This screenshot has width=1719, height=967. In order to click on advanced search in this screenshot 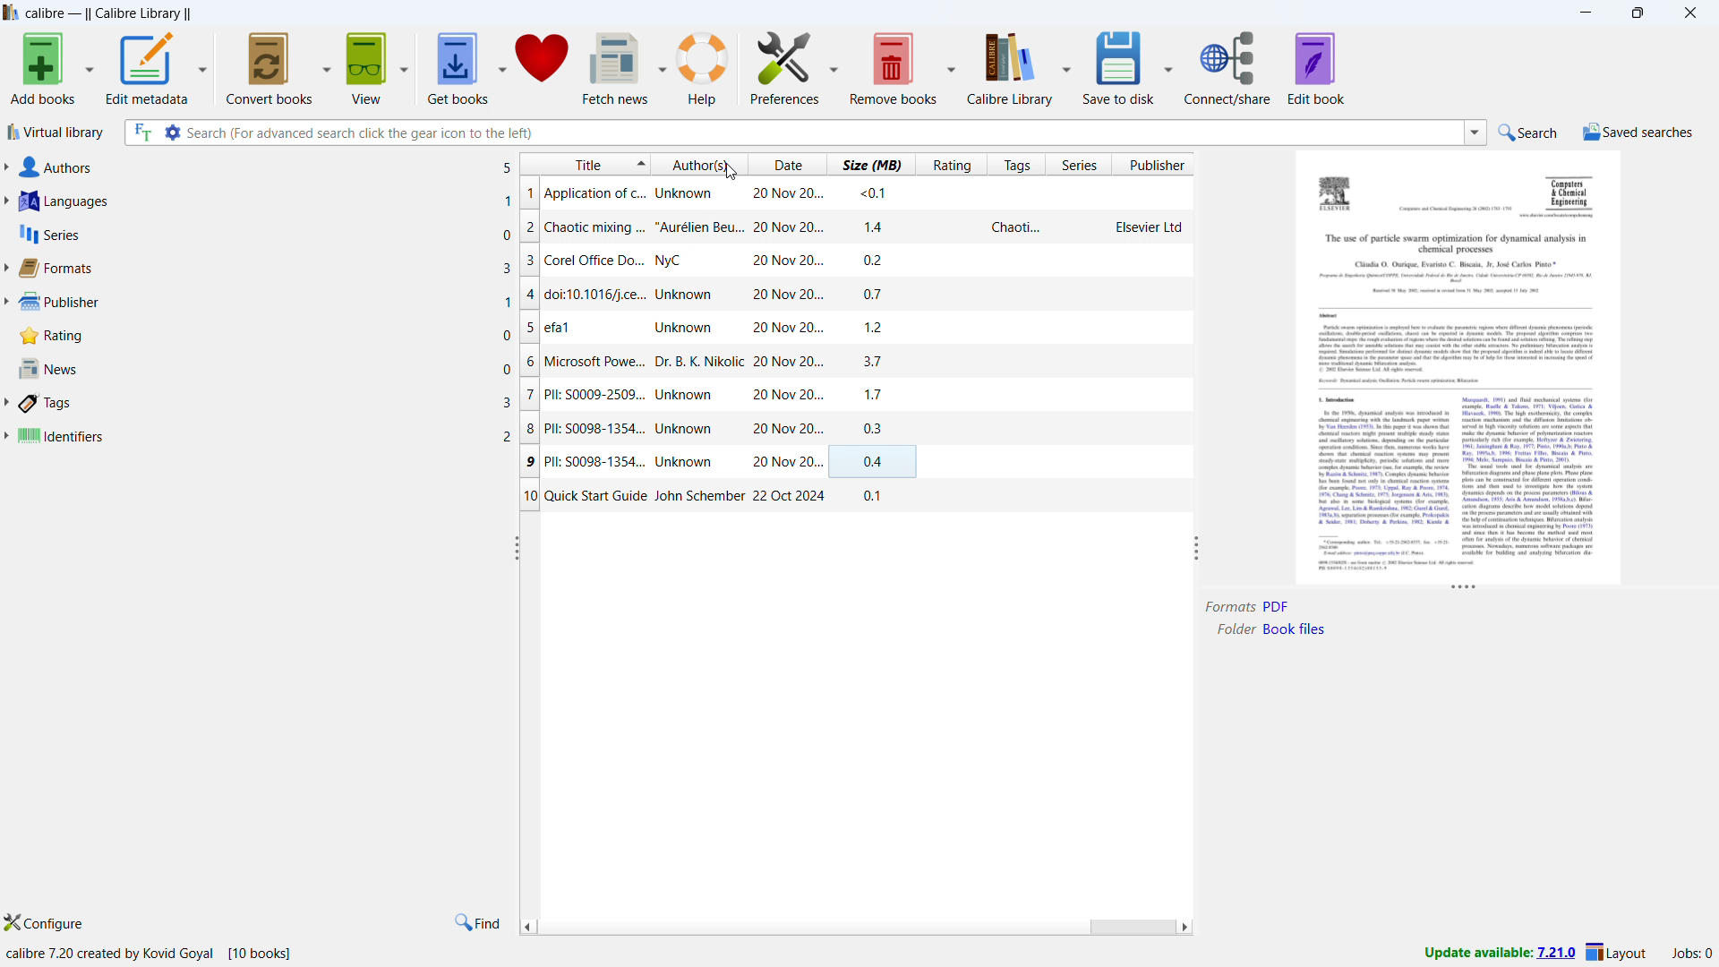, I will do `click(173, 133)`.